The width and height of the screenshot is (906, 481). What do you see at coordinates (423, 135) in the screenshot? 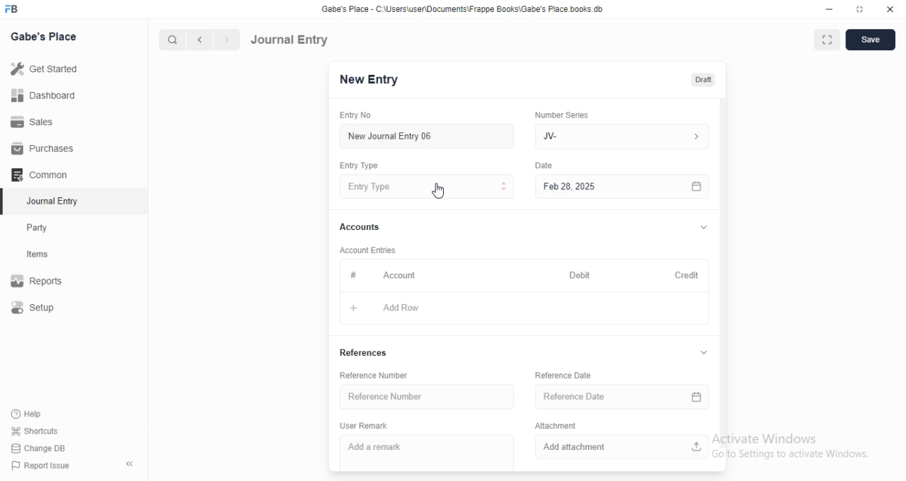
I see `New Journal Entry 06` at bounding box center [423, 135].